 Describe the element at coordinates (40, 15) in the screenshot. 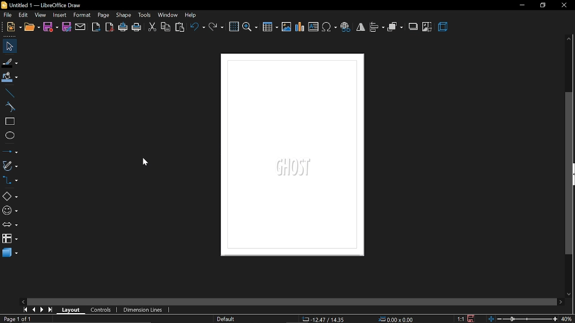

I see `view` at that location.